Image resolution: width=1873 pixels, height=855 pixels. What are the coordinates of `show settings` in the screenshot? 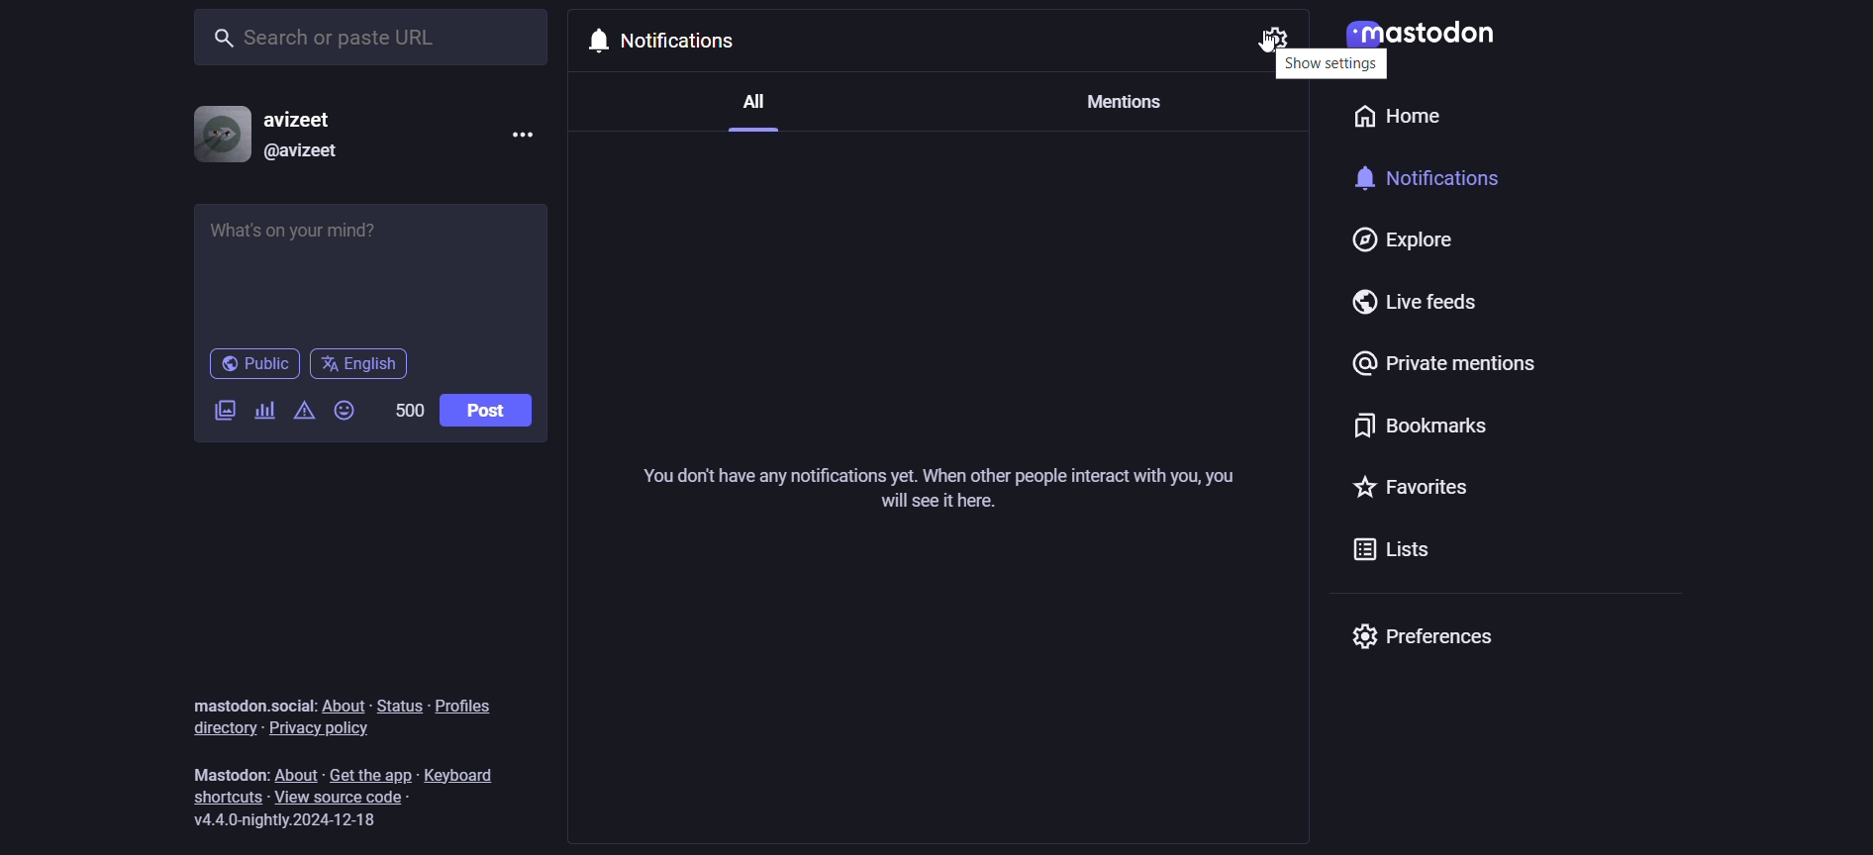 It's located at (1331, 64).